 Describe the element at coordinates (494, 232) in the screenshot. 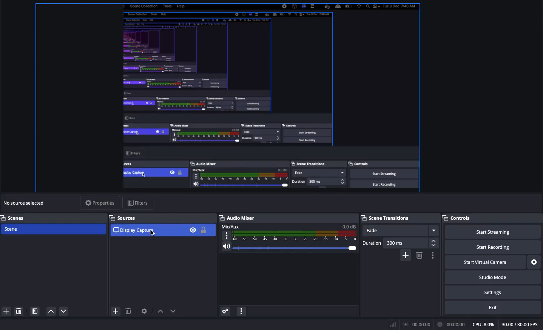

I see `Start streaming` at that location.